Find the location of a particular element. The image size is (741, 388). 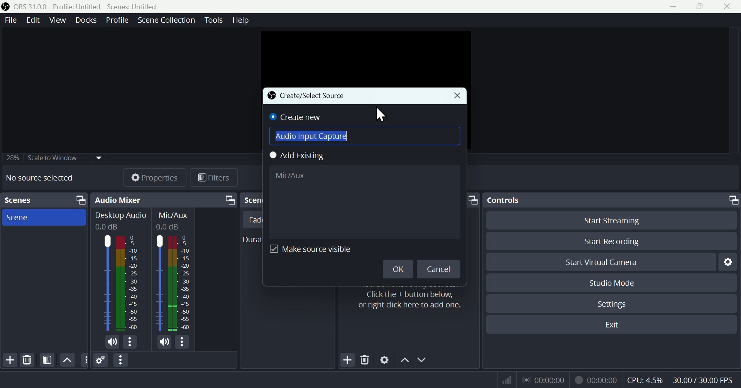

FILTER is located at coordinates (46, 360).